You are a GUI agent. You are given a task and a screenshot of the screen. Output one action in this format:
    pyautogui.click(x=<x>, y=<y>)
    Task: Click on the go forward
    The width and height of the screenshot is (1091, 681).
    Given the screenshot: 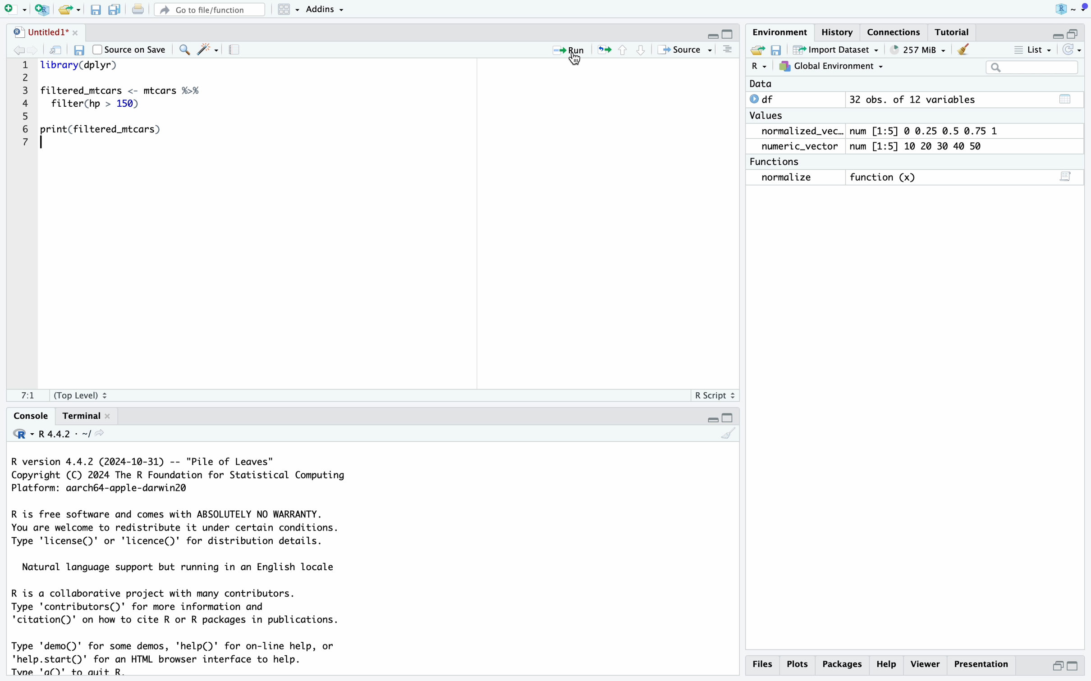 What is the action you would take?
    pyautogui.click(x=32, y=49)
    